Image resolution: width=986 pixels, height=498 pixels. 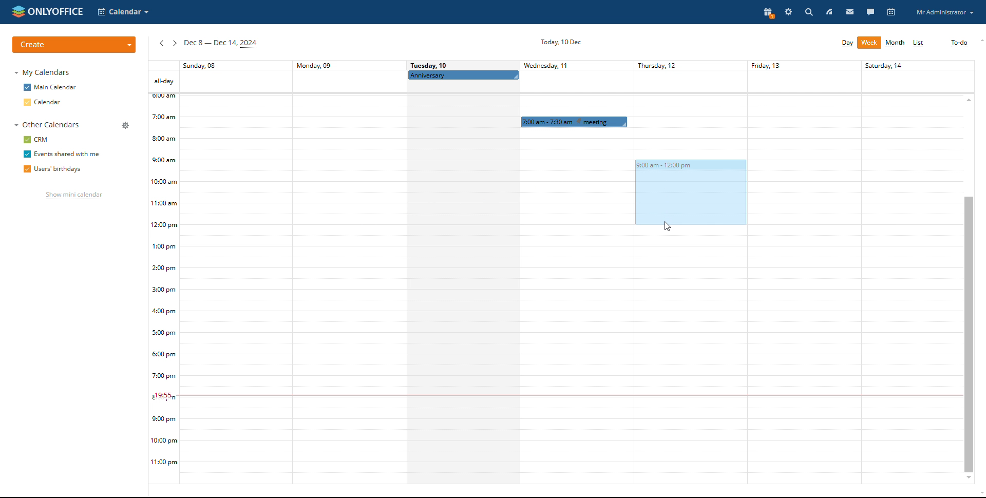 I want to click on search, so click(x=808, y=12).